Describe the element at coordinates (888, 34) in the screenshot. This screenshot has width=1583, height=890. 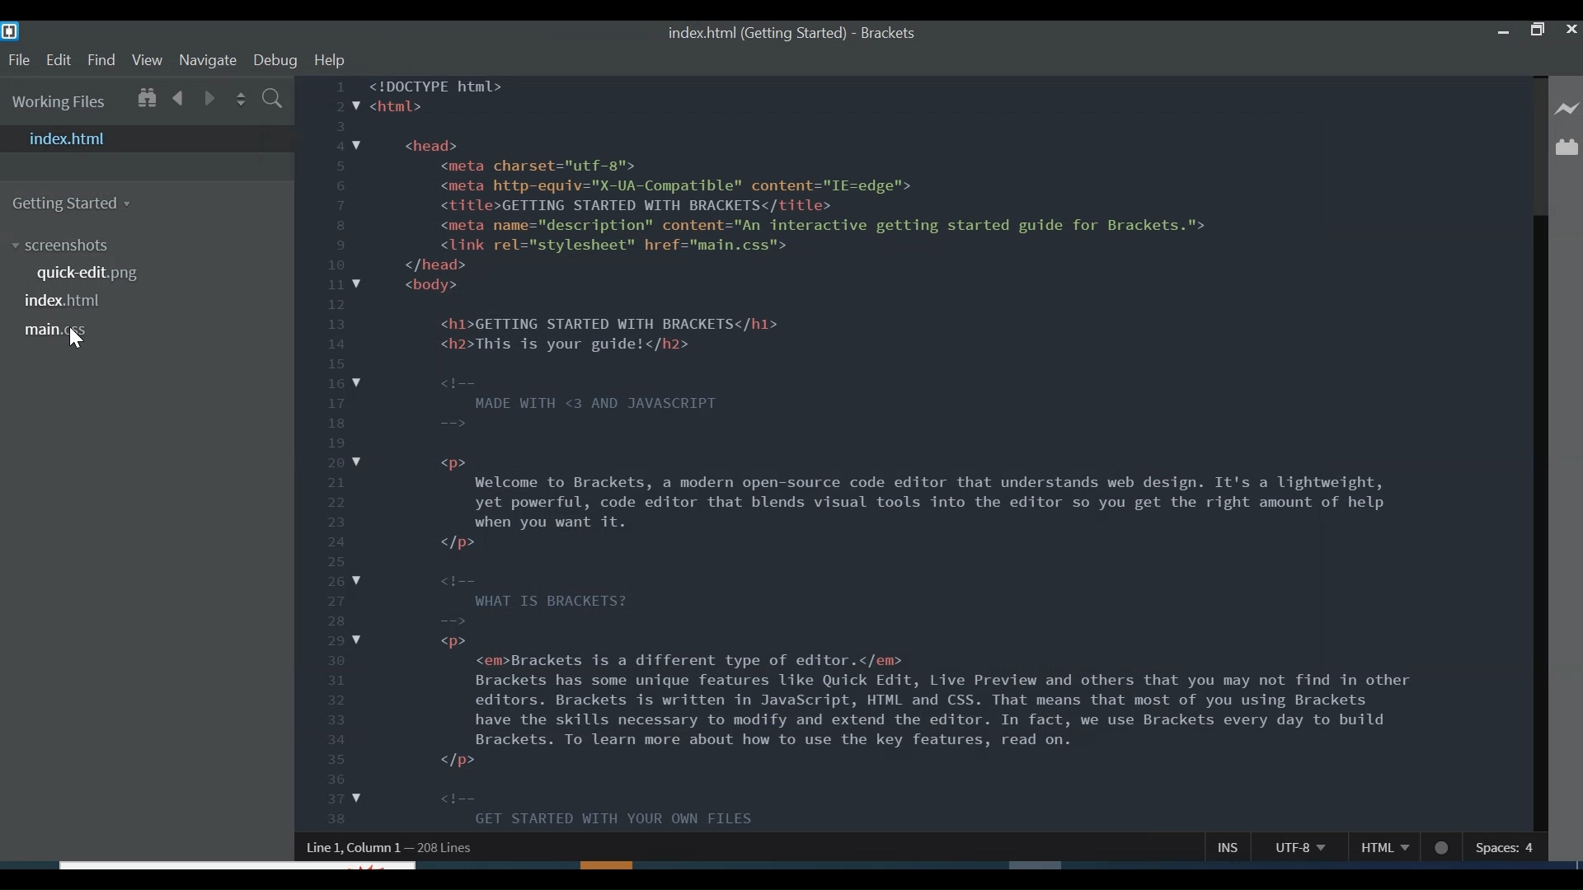
I see `Brackets` at that location.